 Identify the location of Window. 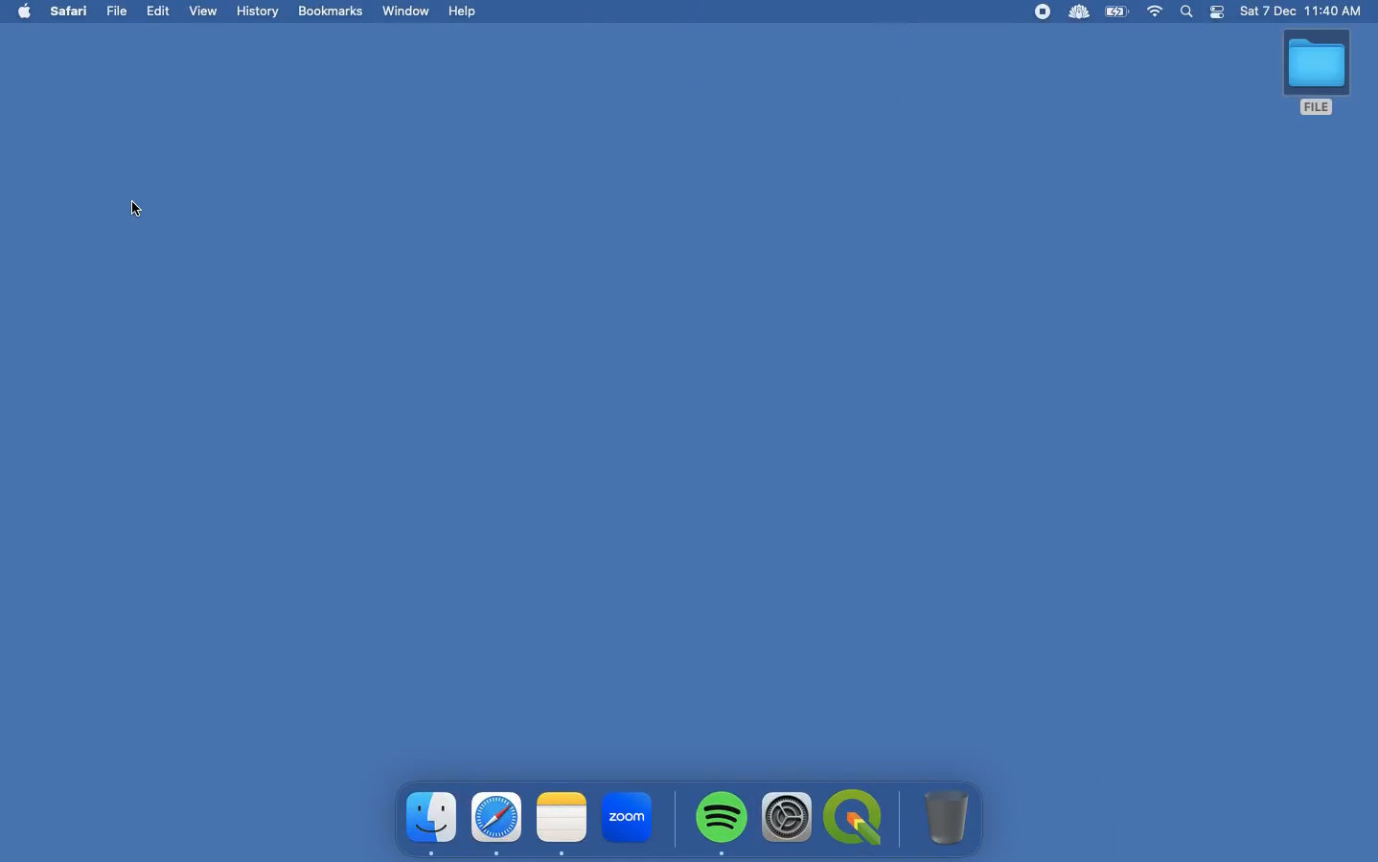
(407, 11).